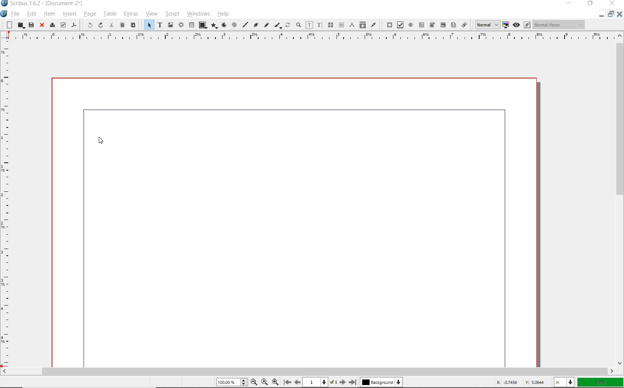  Describe the element at coordinates (63, 25) in the screenshot. I see `preflight verifier` at that location.